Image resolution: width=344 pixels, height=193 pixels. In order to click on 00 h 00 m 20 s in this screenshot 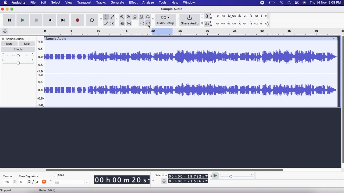, I will do `click(122, 180)`.